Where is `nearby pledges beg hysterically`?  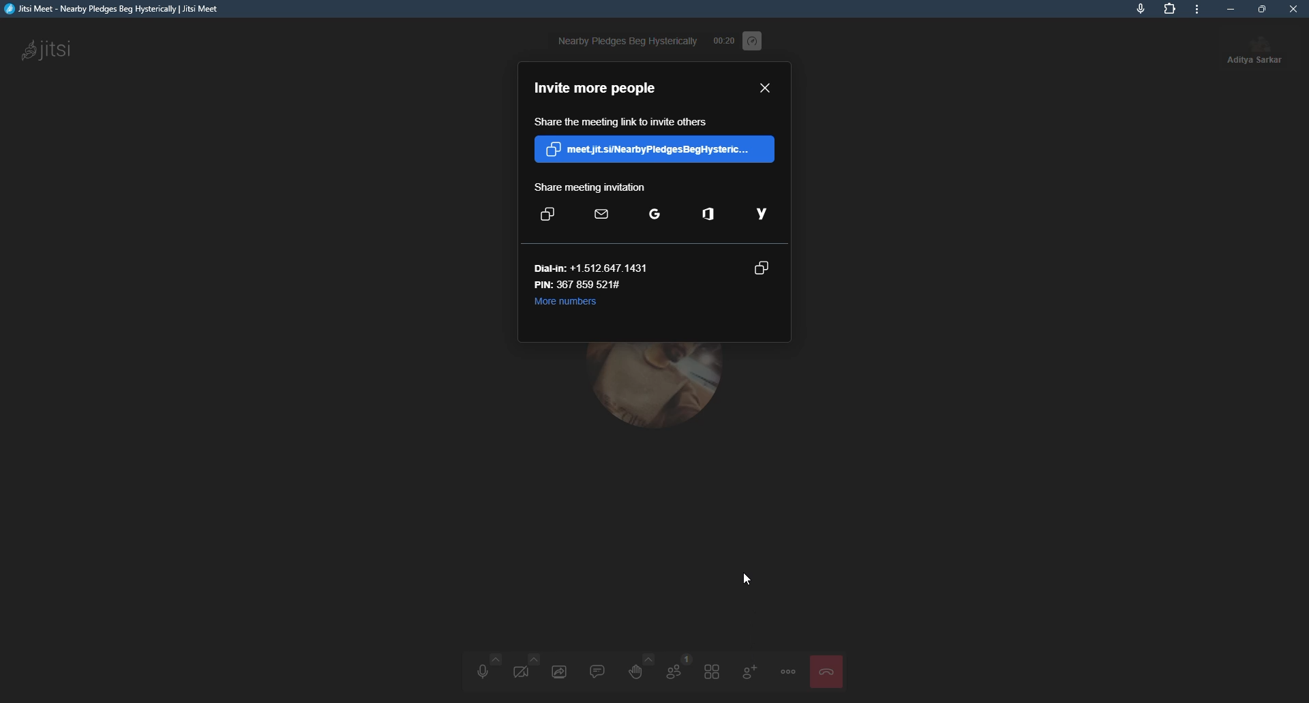 nearby pledges beg hysterically is located at coordinates (628, 41).